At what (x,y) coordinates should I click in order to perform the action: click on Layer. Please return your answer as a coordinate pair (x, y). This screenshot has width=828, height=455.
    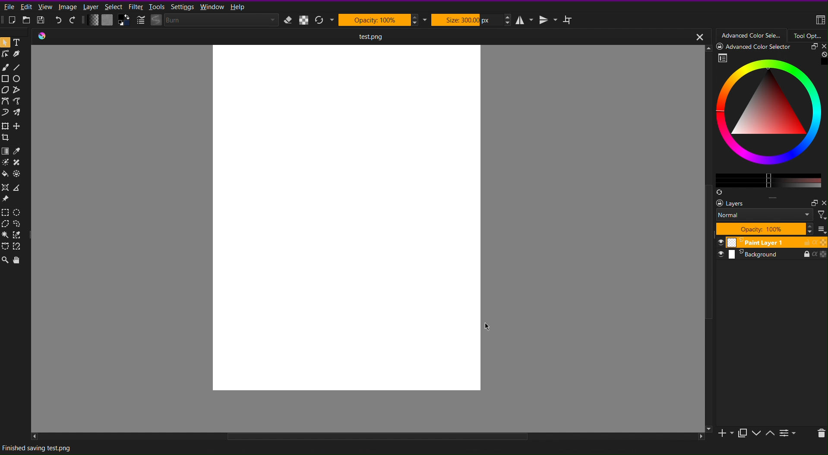
    Looking at the image, I should click on (90, 6).